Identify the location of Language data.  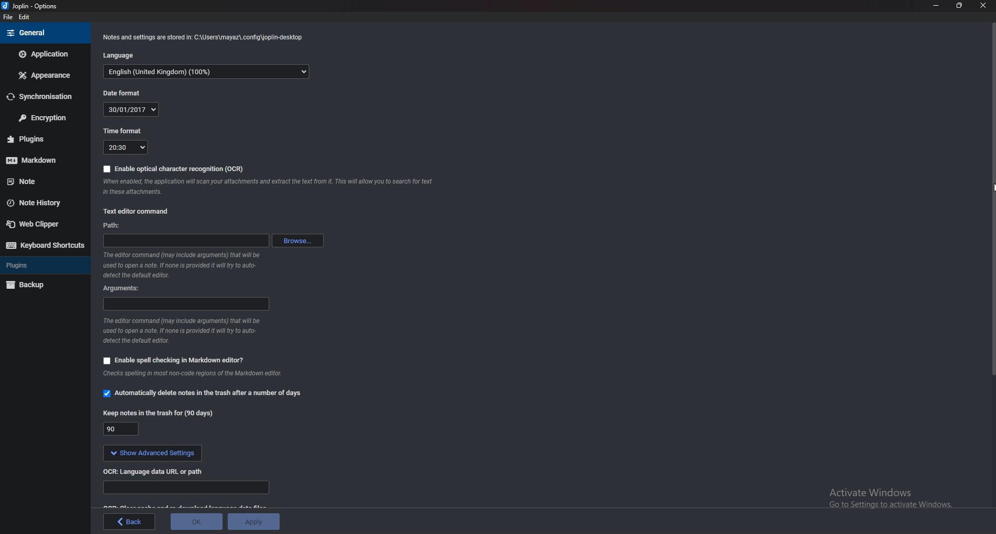
(178, 486).